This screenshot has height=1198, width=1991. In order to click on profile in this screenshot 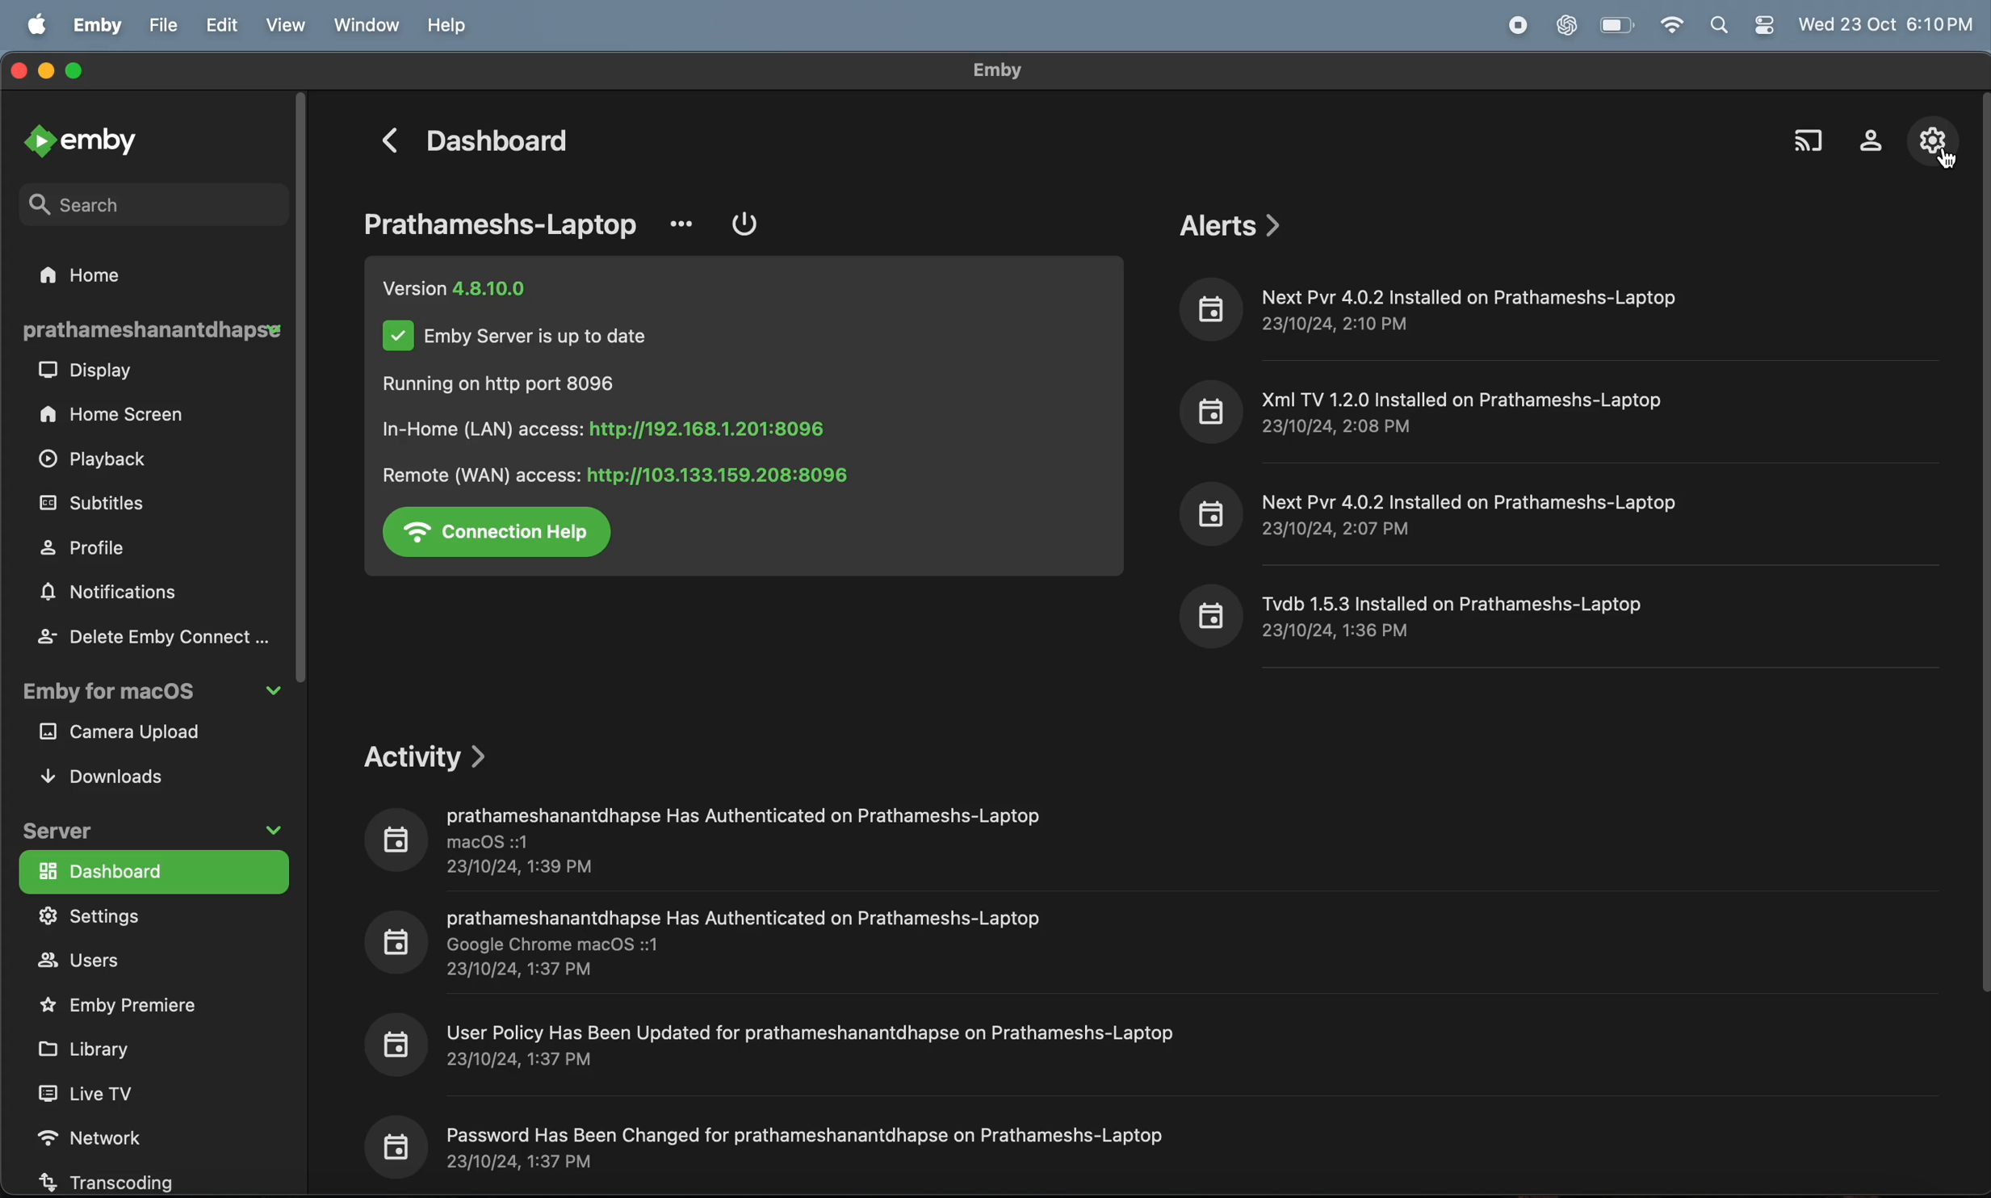, I will do `click(1866, 140)`.